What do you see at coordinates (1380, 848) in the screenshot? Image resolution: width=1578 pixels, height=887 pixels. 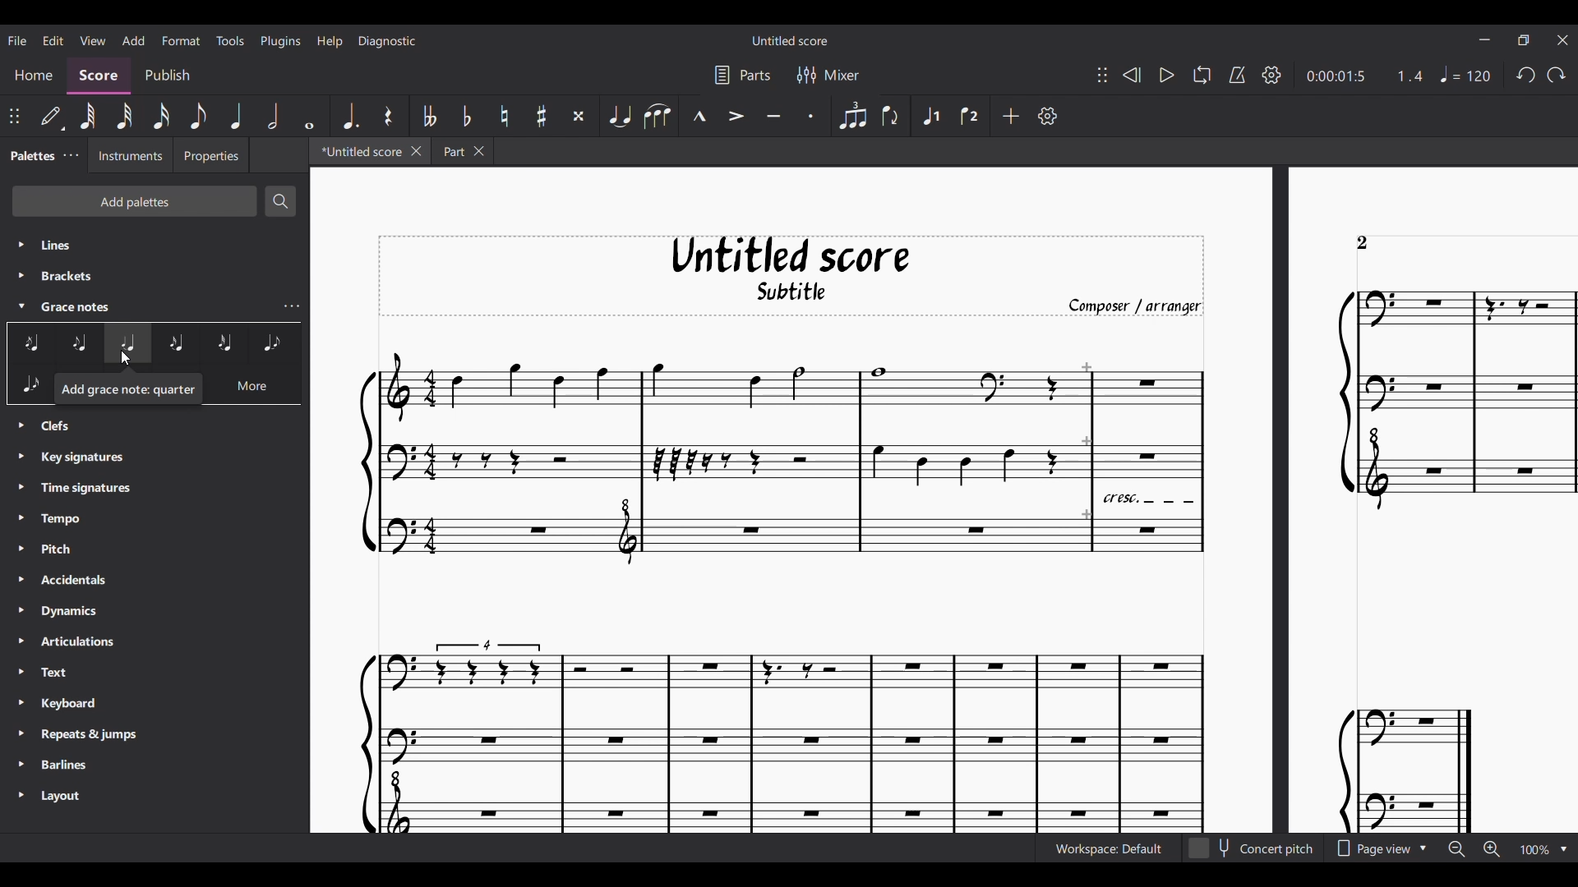 I see `Options to change page view` at bounding box center [1380, 848].